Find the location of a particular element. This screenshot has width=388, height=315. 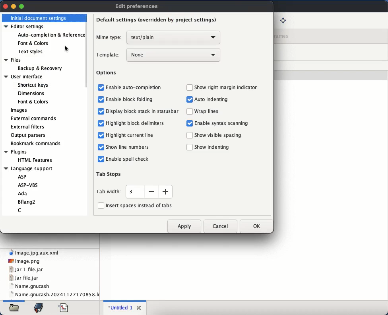

HTML Features is located at coordinates (35, 160).